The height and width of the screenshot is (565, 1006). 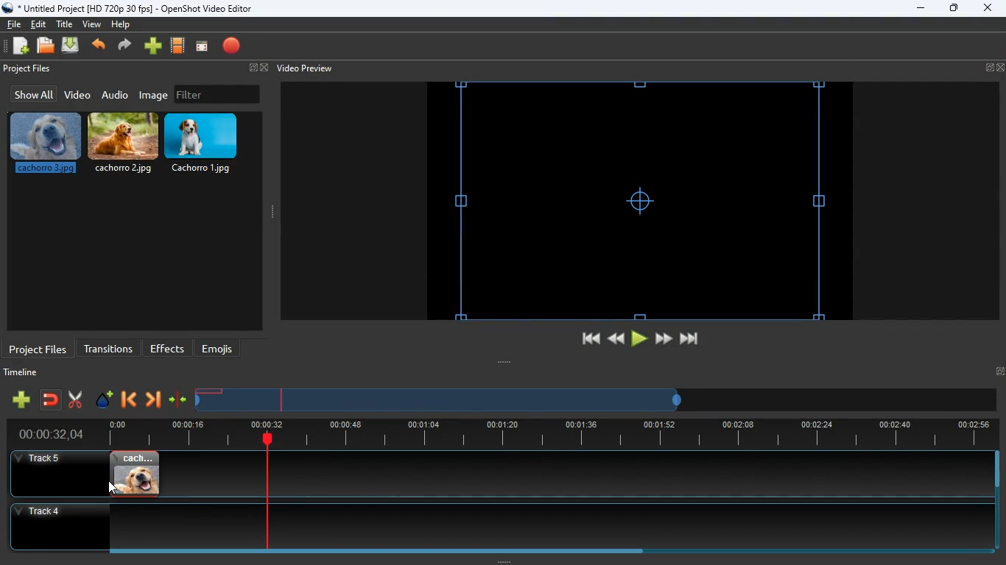 What do you see at coordinates (559, 474) in the screenshot?
I see `track` at bounding box center [559, 474].